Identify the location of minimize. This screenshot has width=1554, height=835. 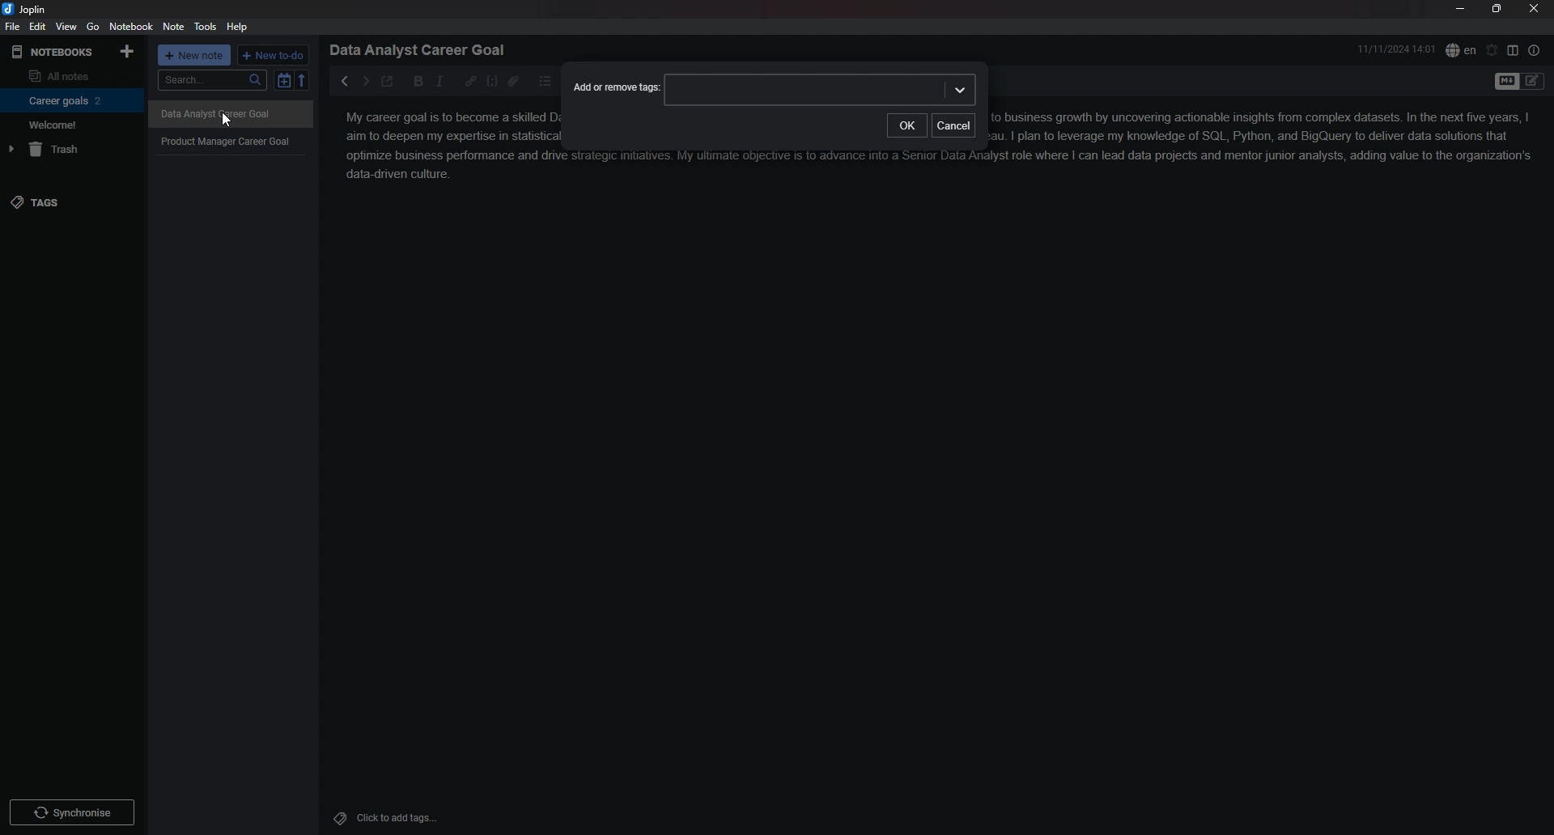
(1459, 8).